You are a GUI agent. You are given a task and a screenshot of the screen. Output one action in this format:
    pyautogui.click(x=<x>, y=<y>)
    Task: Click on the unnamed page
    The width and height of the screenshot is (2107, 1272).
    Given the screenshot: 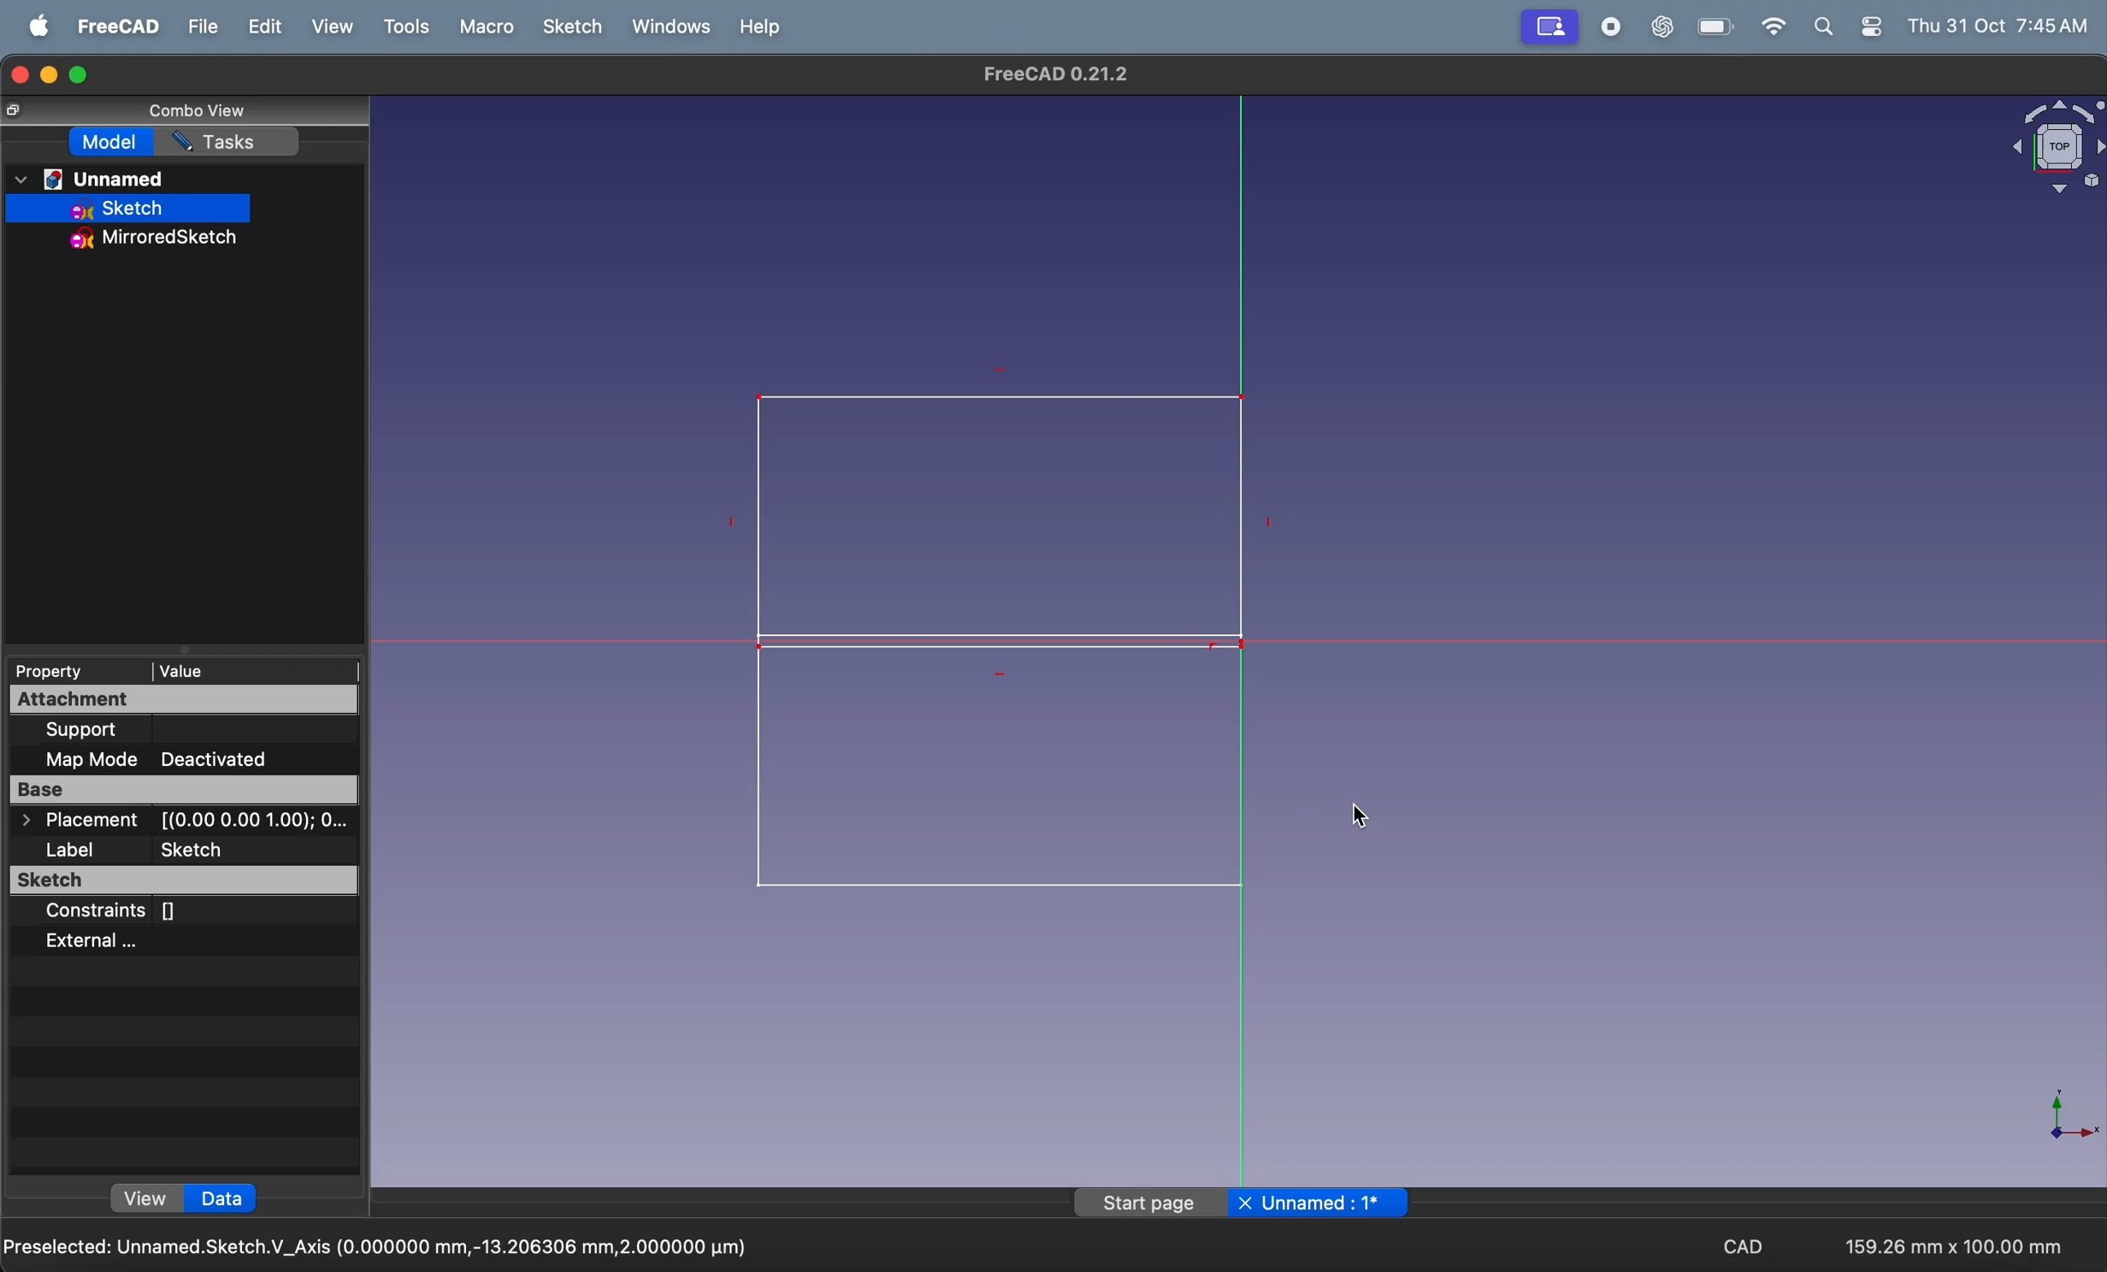 What is the action you would take?
    pyautogui.click(x=1323, y=1202)
    